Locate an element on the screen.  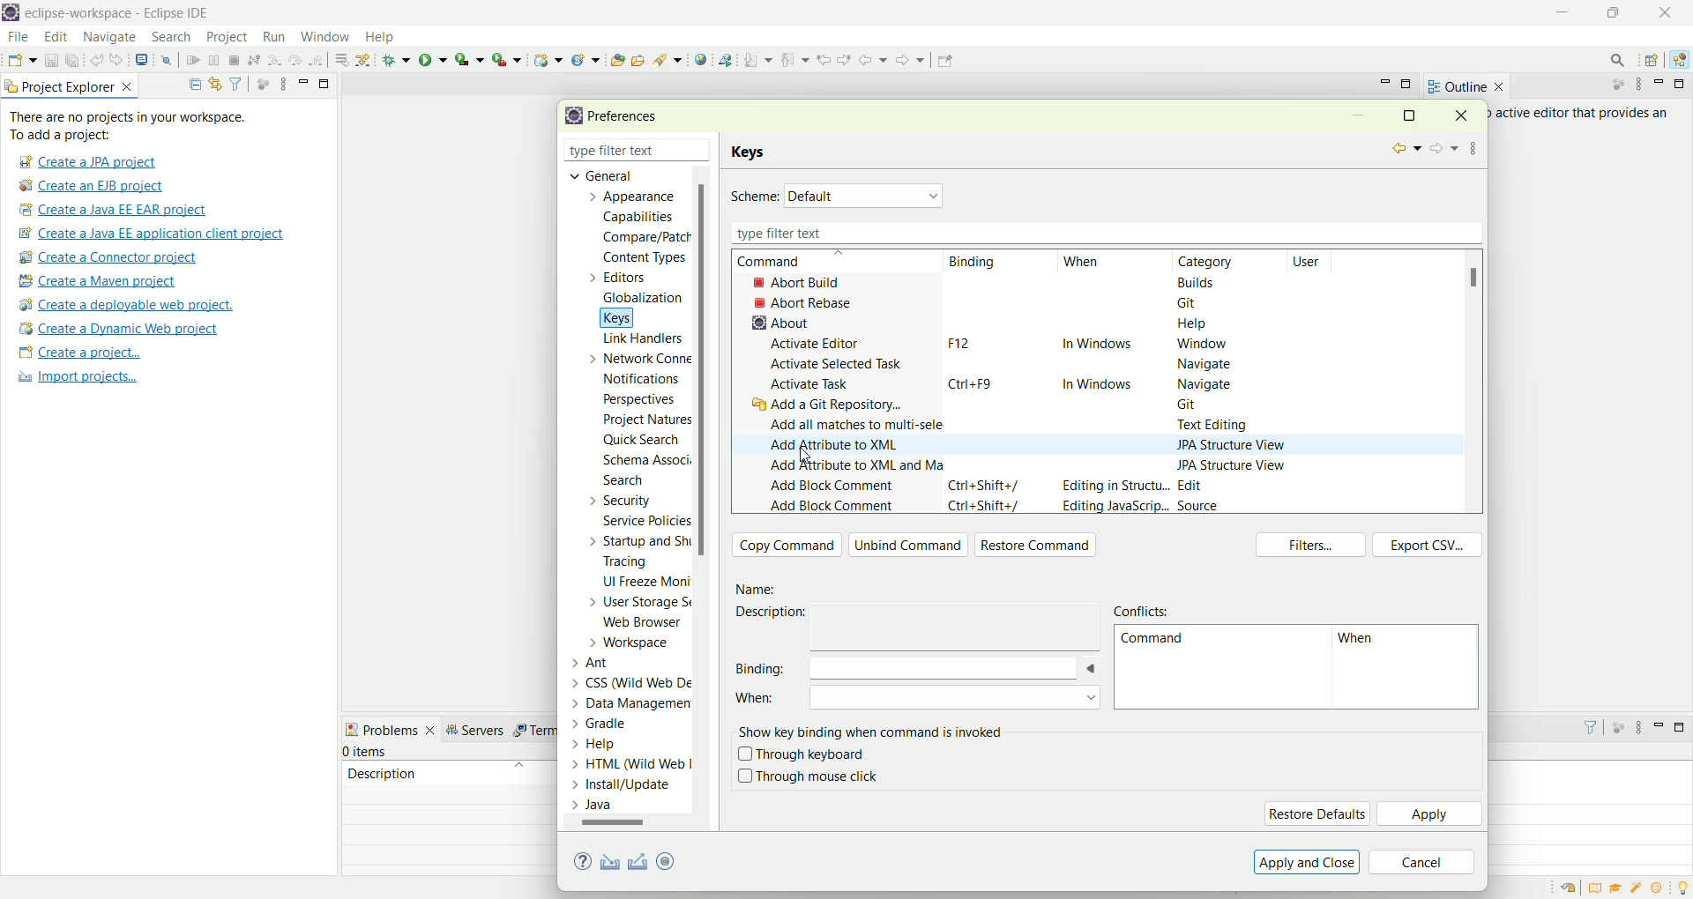
startup and shutdown is located at coordinates (643, 541).